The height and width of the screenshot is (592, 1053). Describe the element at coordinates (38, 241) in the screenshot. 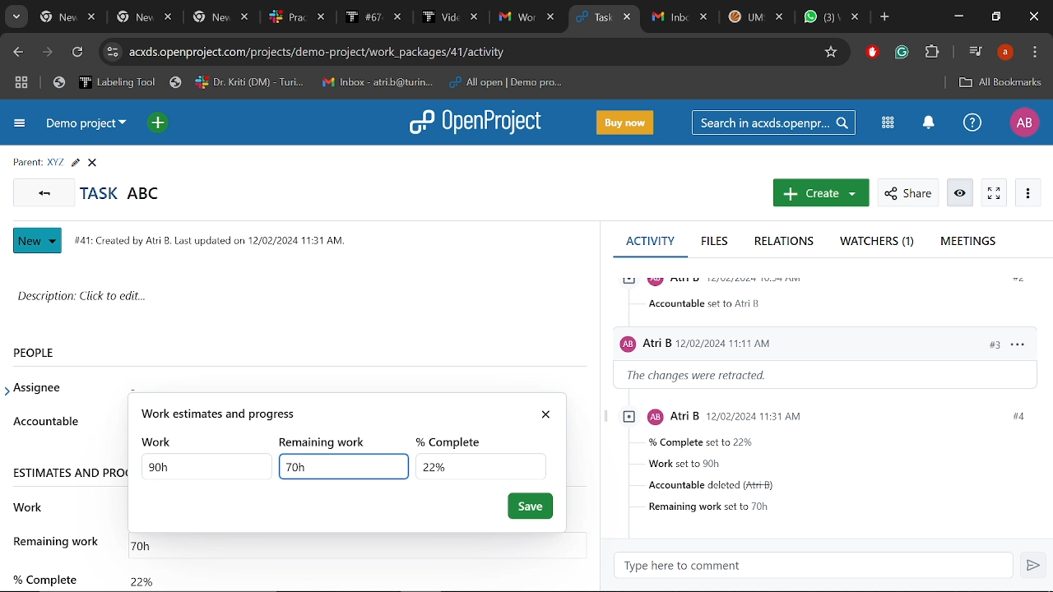

I see `Nwe` at that location.